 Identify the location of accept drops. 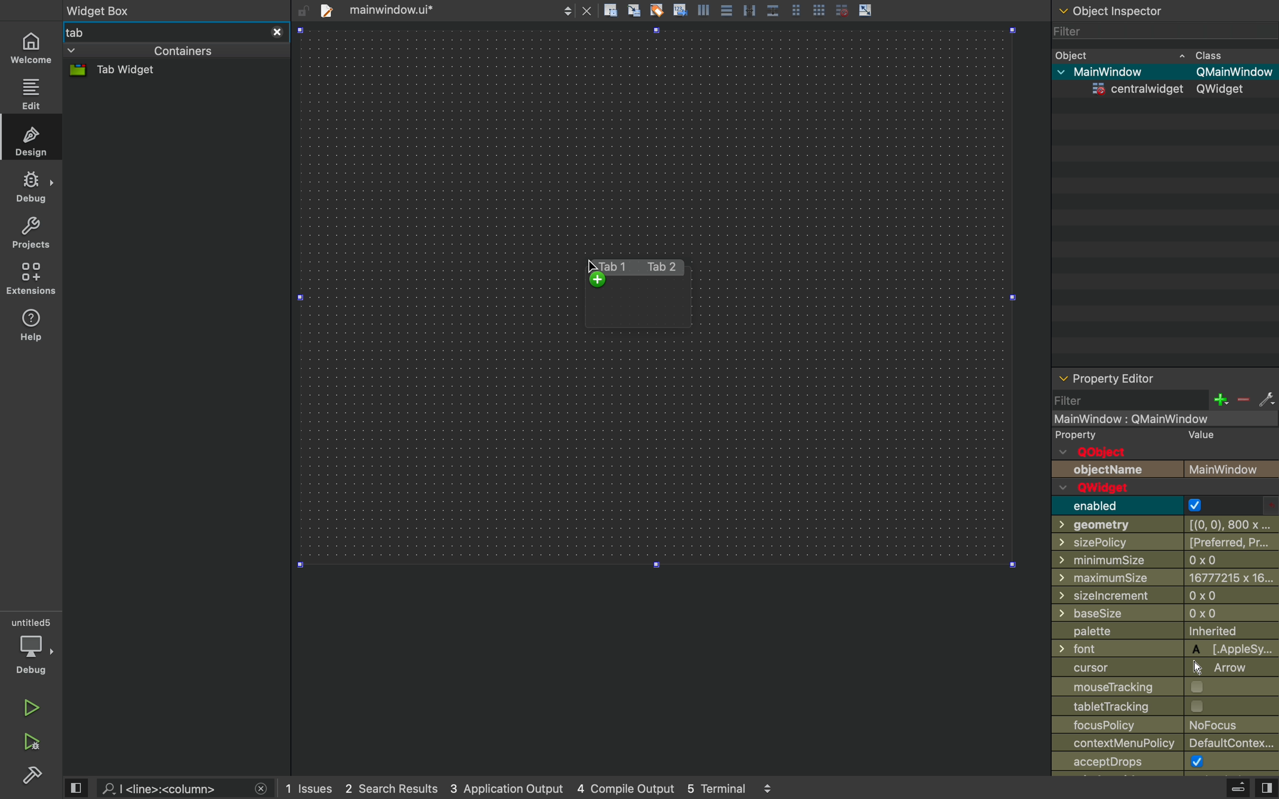
(1166, 764).